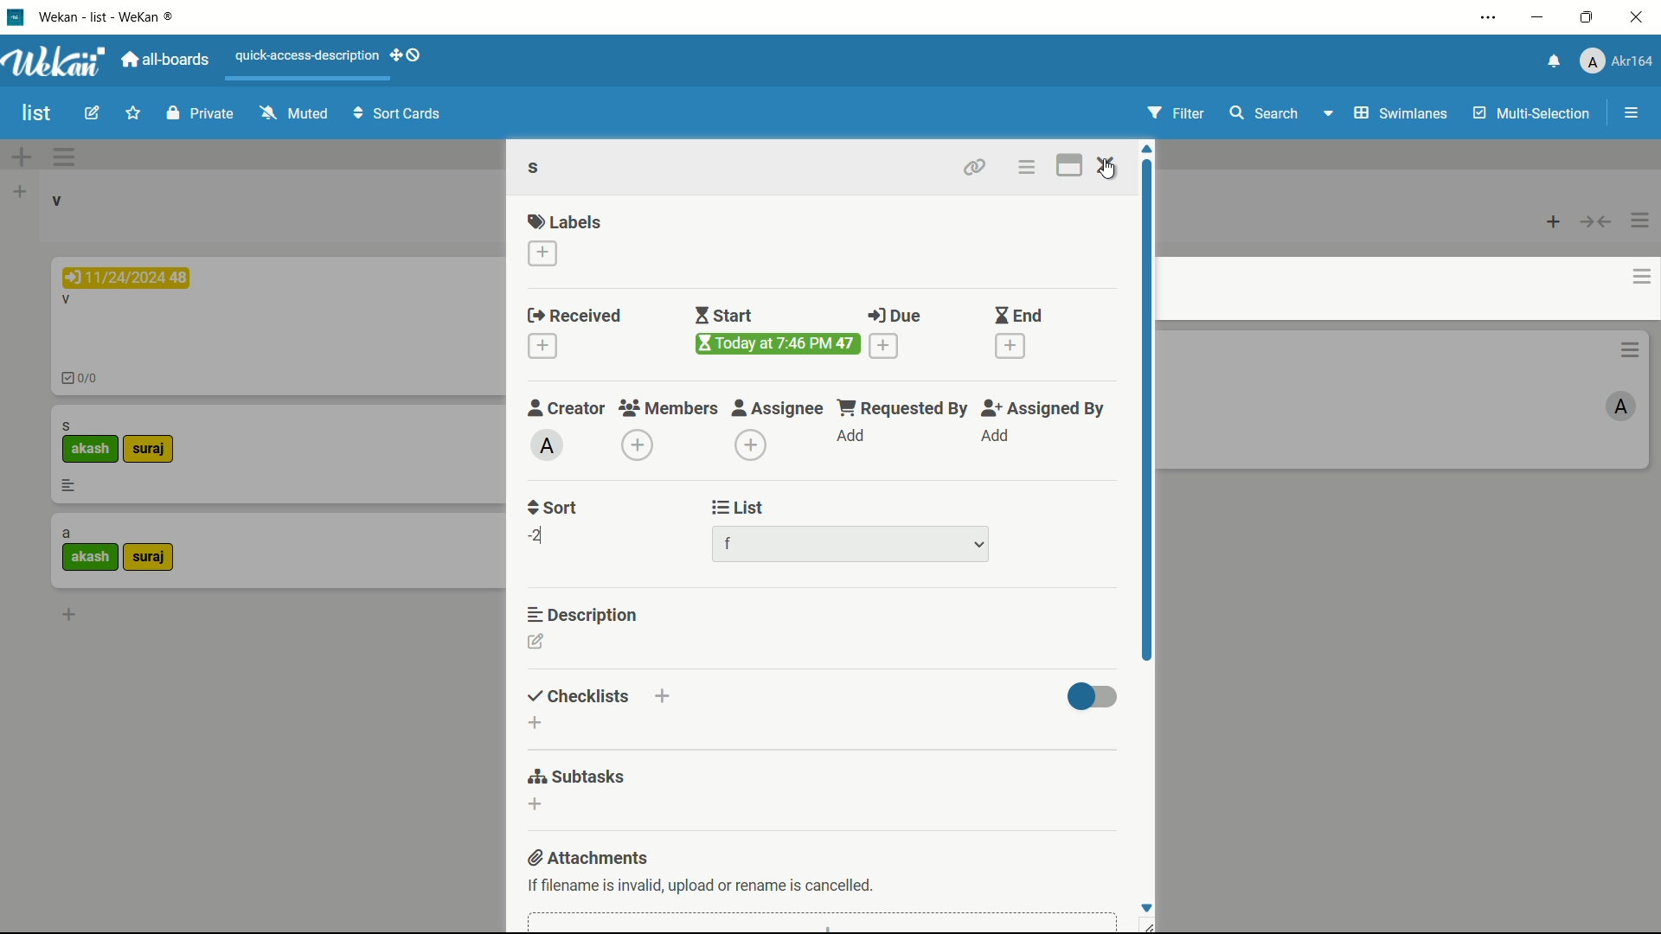  Describe the element at coordinates (780, 407) in the screenshot. I see `assignee` at that location.